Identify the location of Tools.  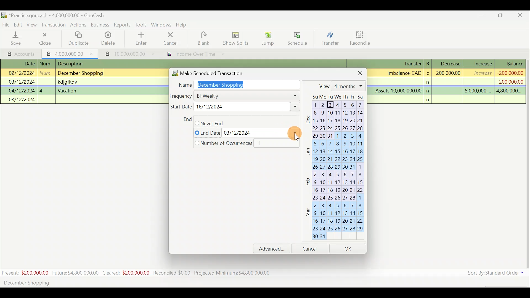
(142, 25).